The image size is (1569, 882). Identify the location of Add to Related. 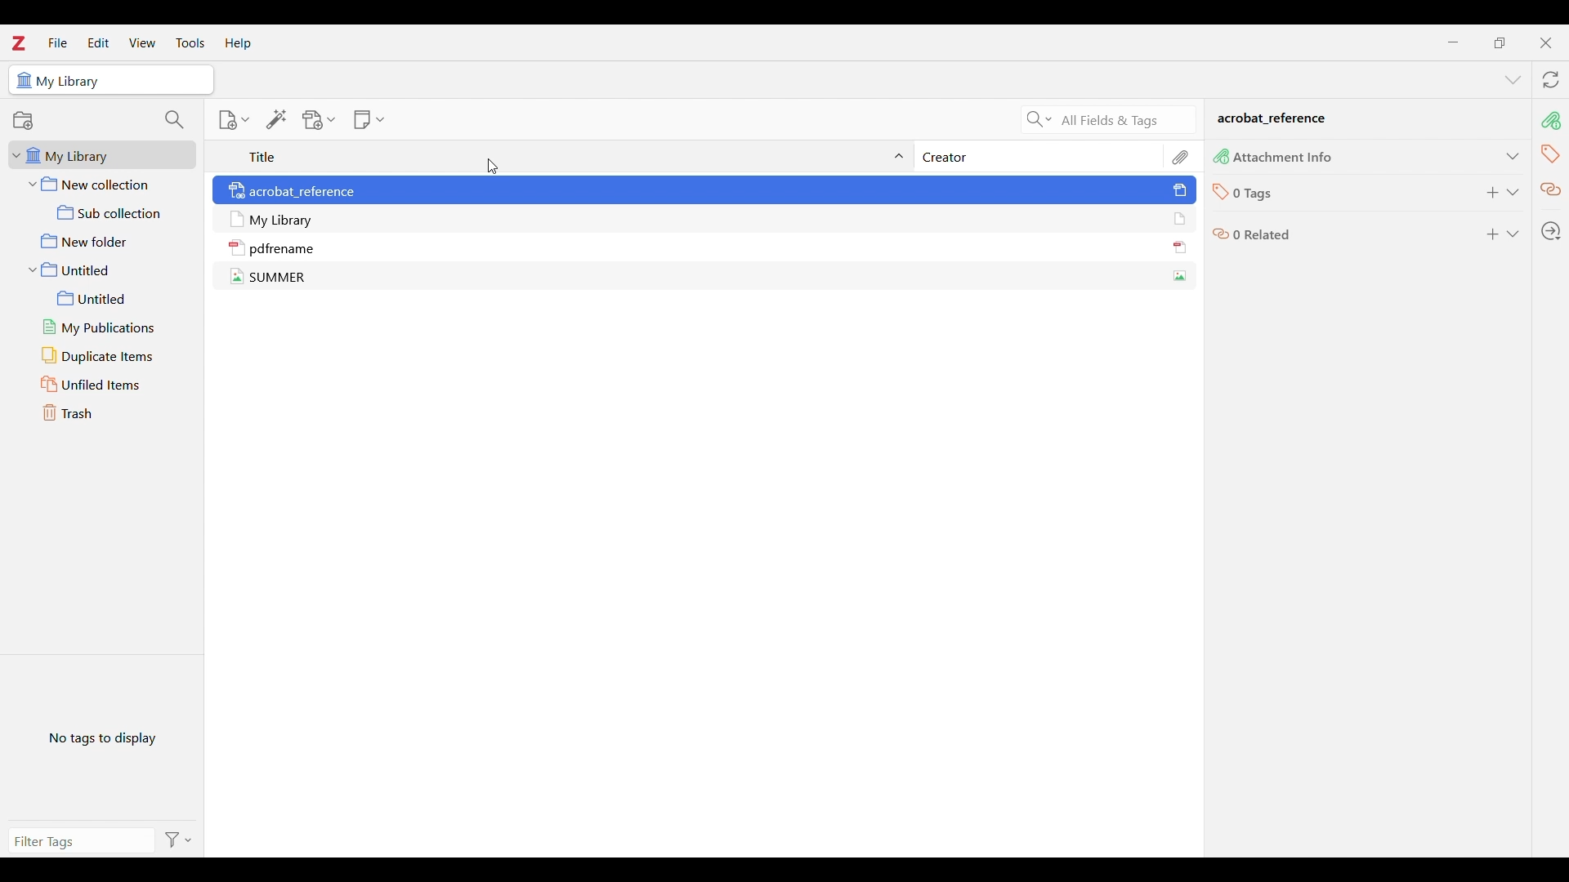
(1494, 234).